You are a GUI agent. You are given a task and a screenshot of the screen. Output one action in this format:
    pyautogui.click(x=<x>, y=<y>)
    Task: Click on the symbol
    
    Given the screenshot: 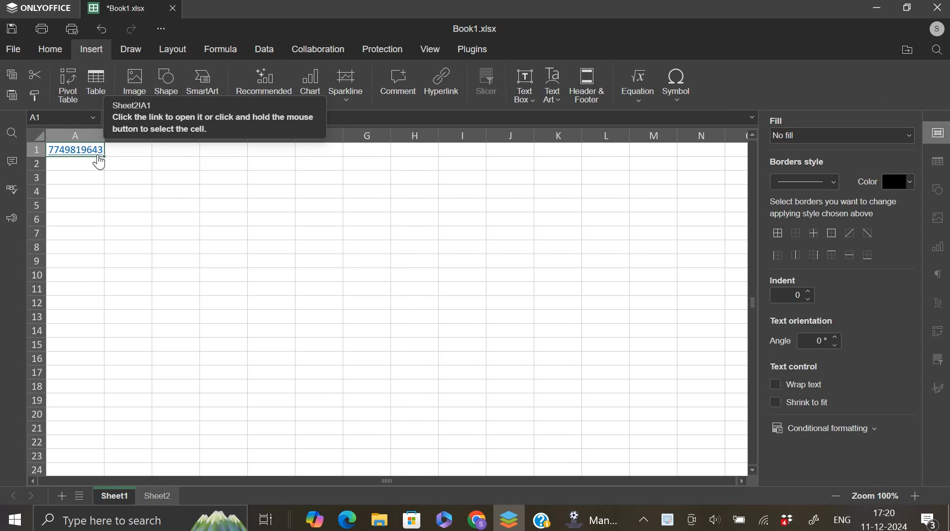 What is the action you would take?
    pyautogui.click(x=676, y=84)
    